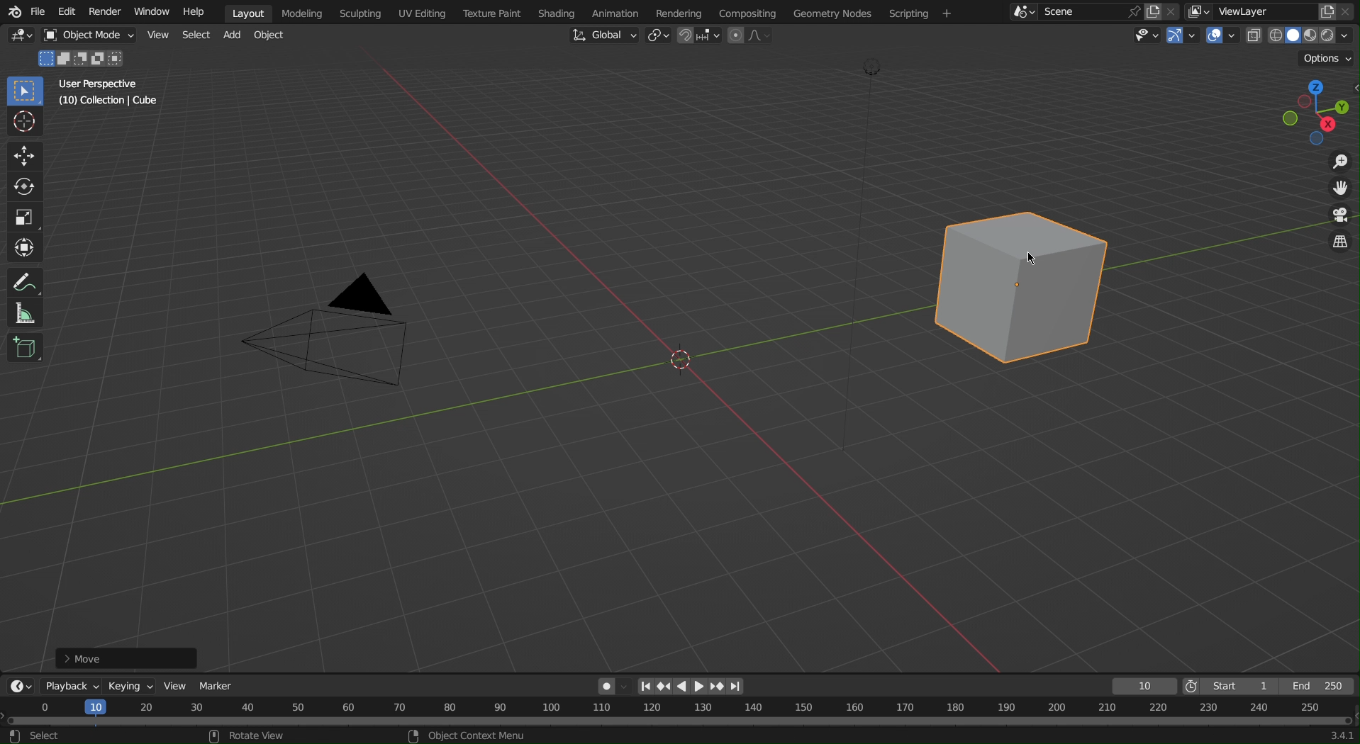 Image resolution: width=1360 pixels, height=744 pixels. Describe the element at coordinates (108, 11) in the screenshot. I see `Render` at that location.